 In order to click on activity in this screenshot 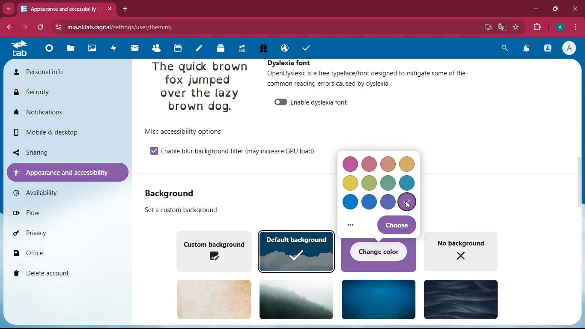, I will do `click(549, 48)`.